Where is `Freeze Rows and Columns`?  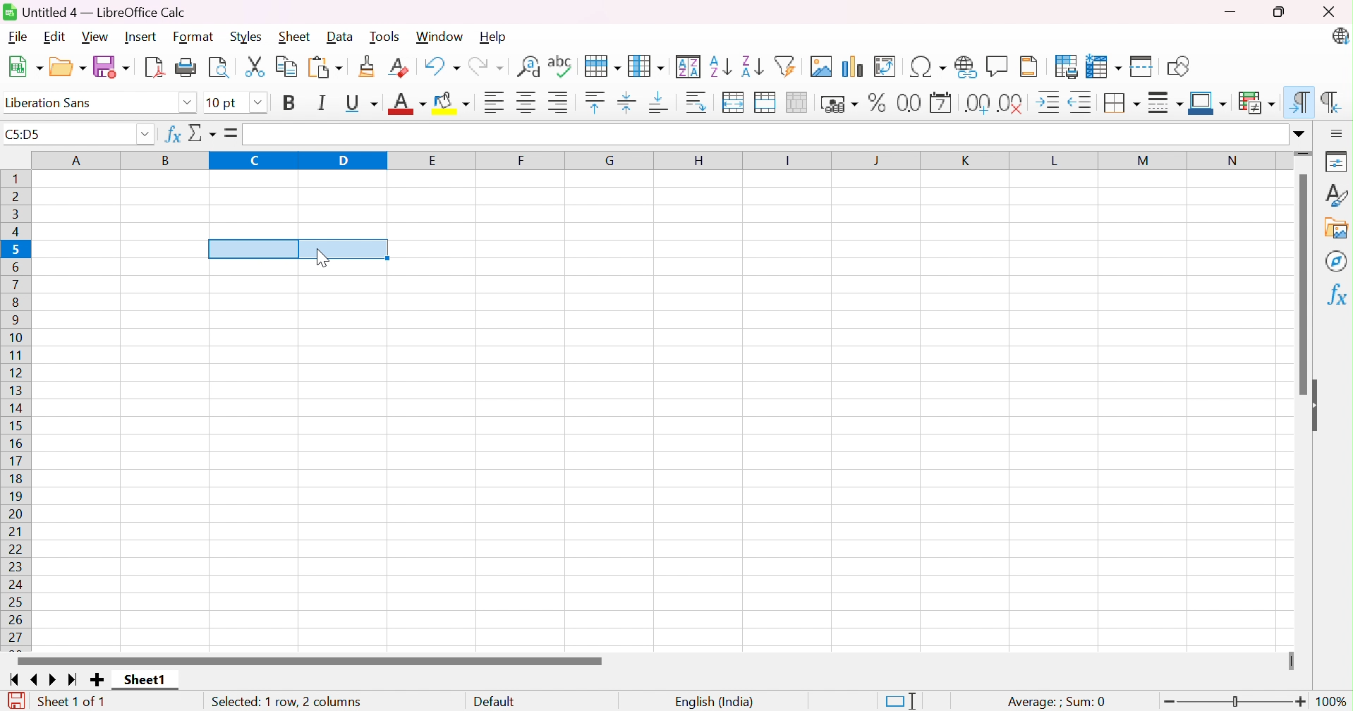
Freeze Rows and Columns is located at coordinates (1105, 66).